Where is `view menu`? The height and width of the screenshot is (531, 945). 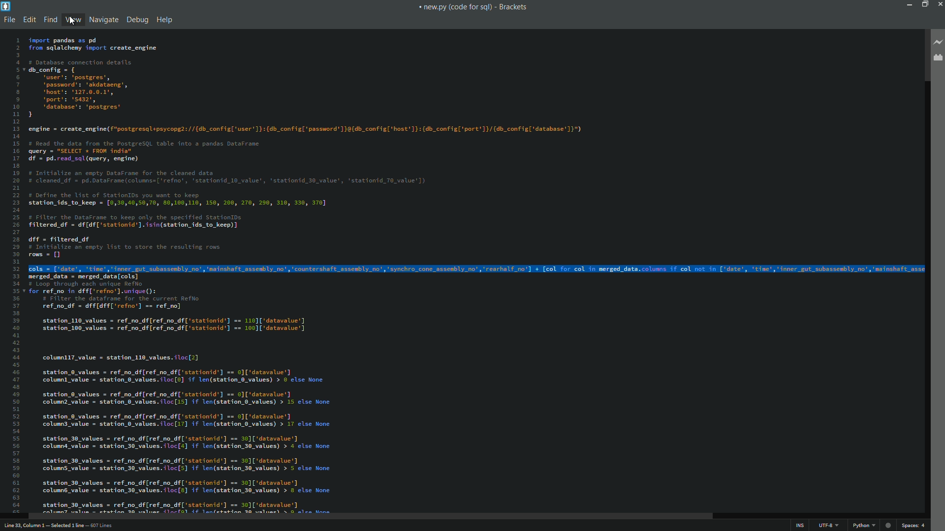 view menu is located at coordinates (72, 20).